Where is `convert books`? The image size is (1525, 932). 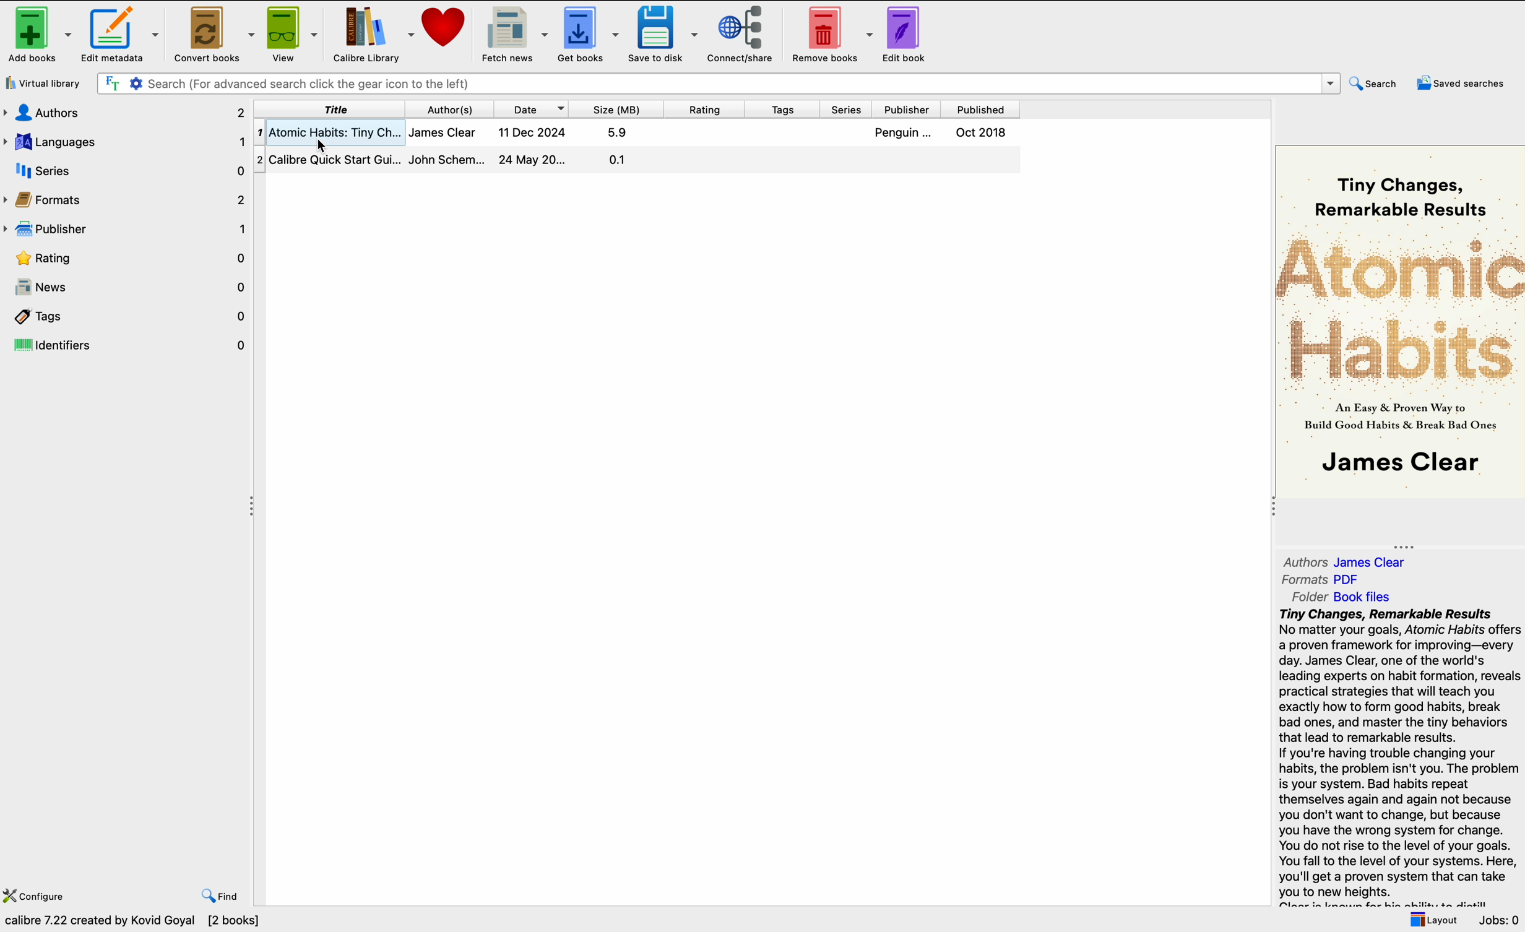 convert books is located at coordinates (210, 33).